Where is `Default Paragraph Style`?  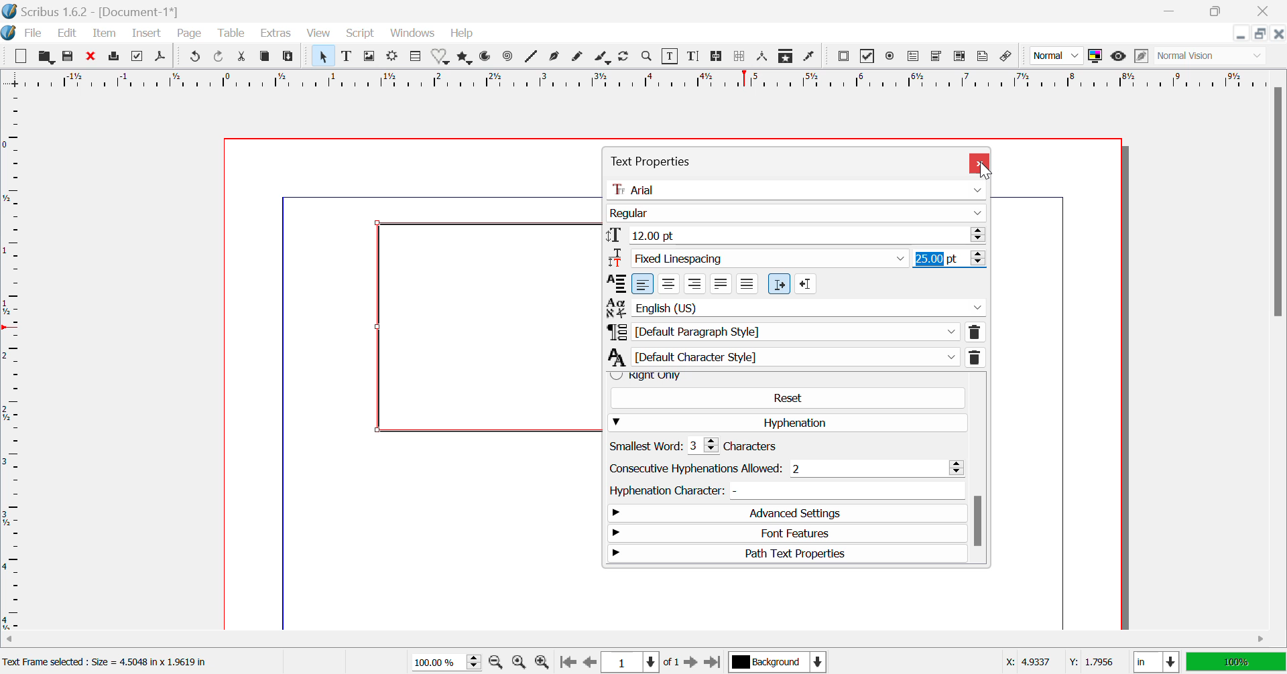
Default Paragraph Style is located at coordinates (796, 332).